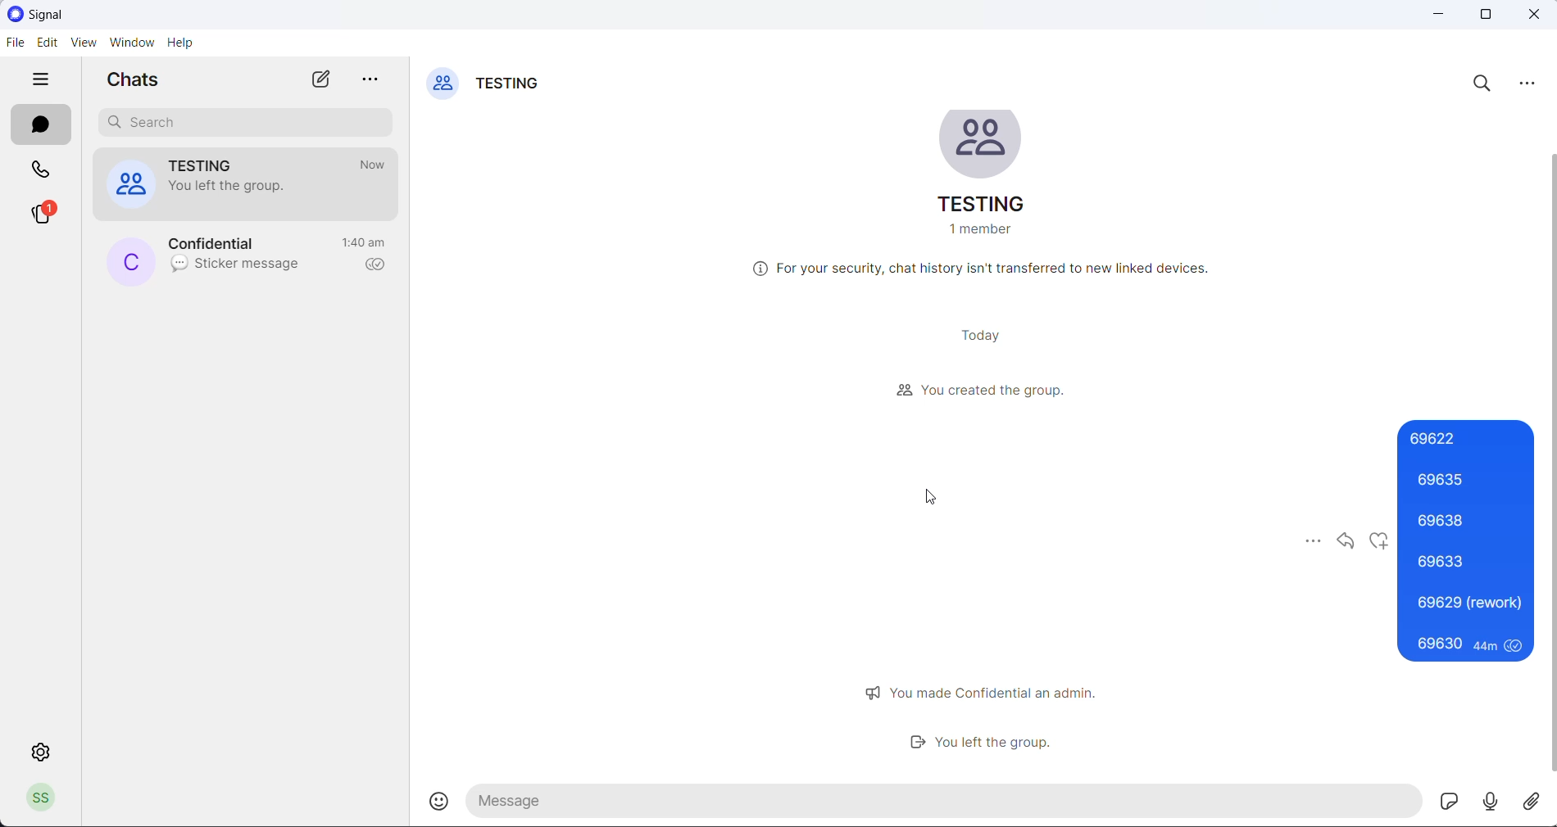 The height and width of the screenshot is (827, 1557). What do you see at coordinates (990, 273) in the screenshot?
I see `security related text` at bounding box center [990, 273].